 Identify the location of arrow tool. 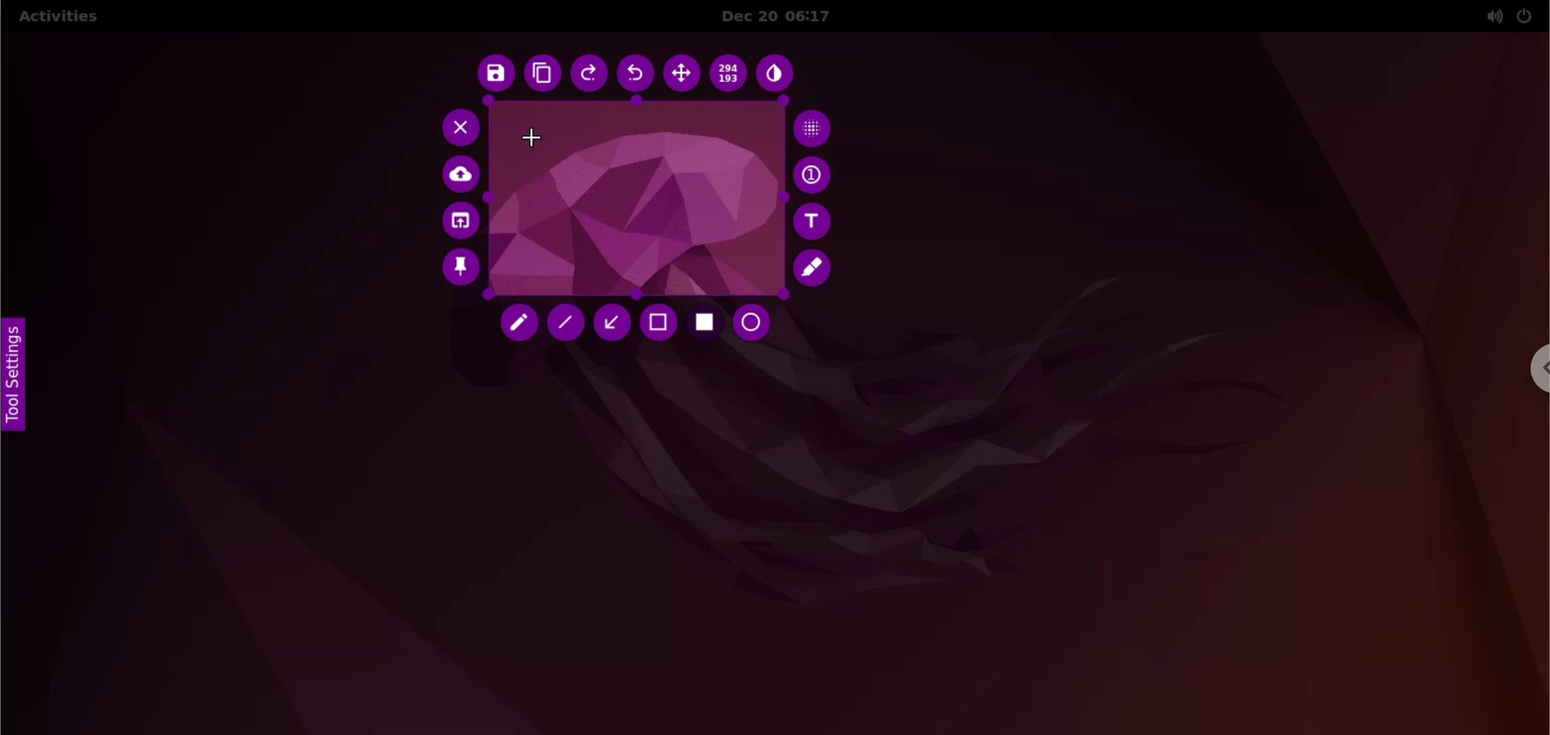
(611, 322).